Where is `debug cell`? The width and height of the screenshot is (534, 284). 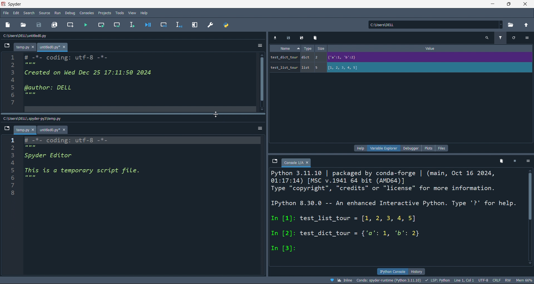
debug cell is located at coordinates (164, 25).